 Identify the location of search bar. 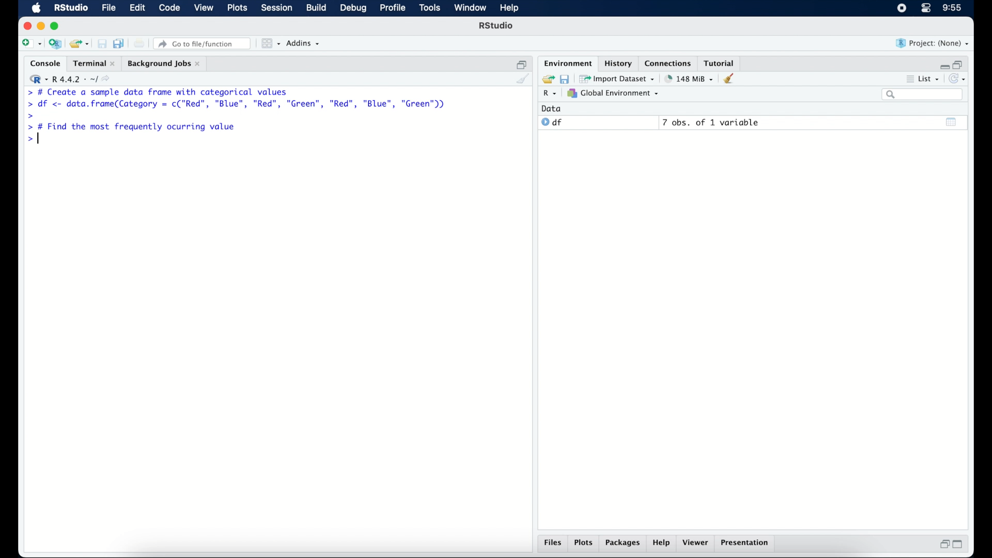
(923, 96).